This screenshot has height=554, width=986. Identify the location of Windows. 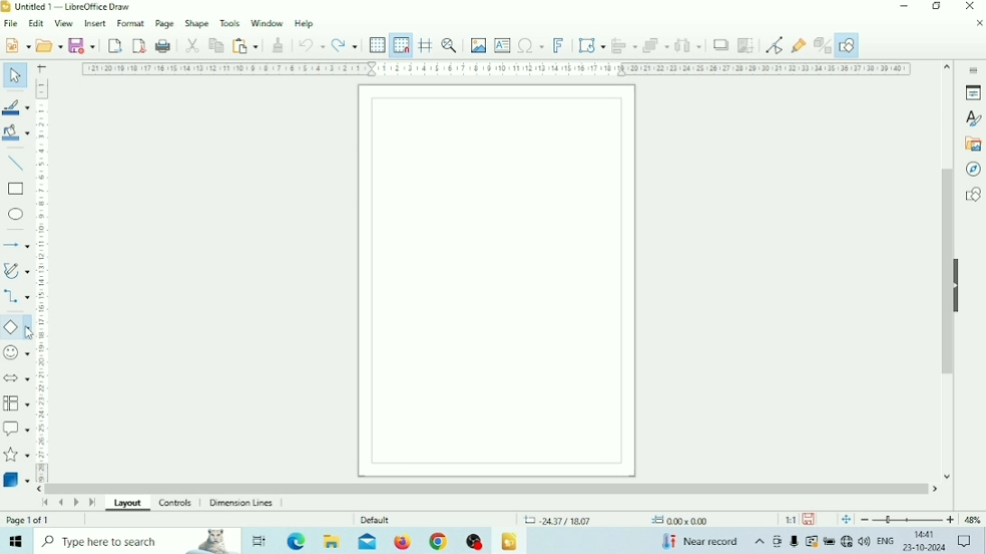
(16, 540).